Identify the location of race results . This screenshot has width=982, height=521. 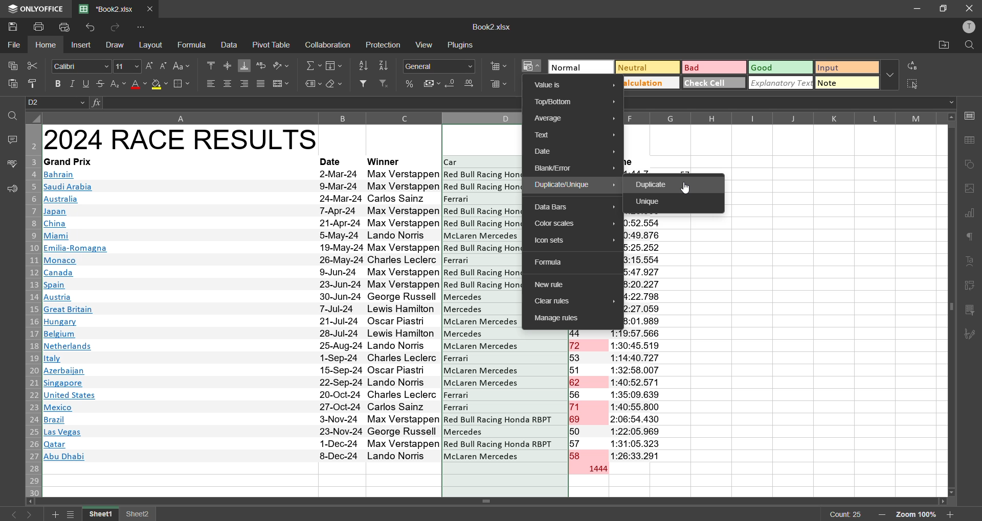
(181, 139).